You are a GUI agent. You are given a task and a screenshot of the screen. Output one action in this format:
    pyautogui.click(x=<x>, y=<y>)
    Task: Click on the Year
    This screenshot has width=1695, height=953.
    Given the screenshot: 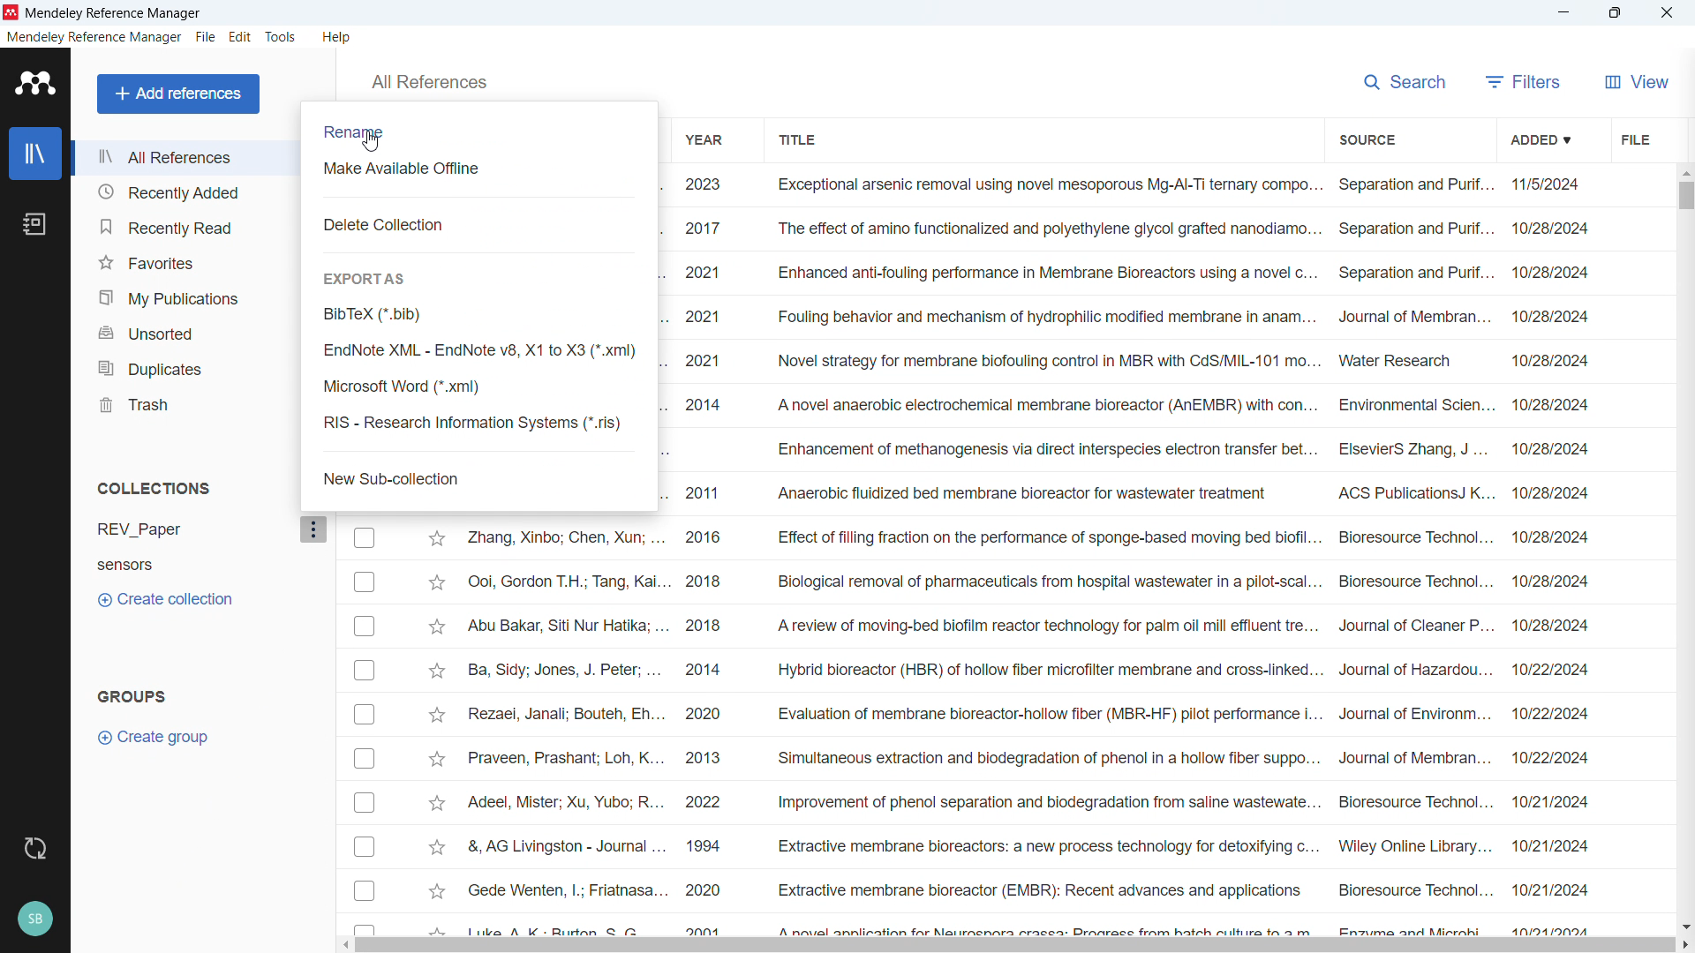 What is the action you would take?
    pyautogui.click(x=706, y=139)
    